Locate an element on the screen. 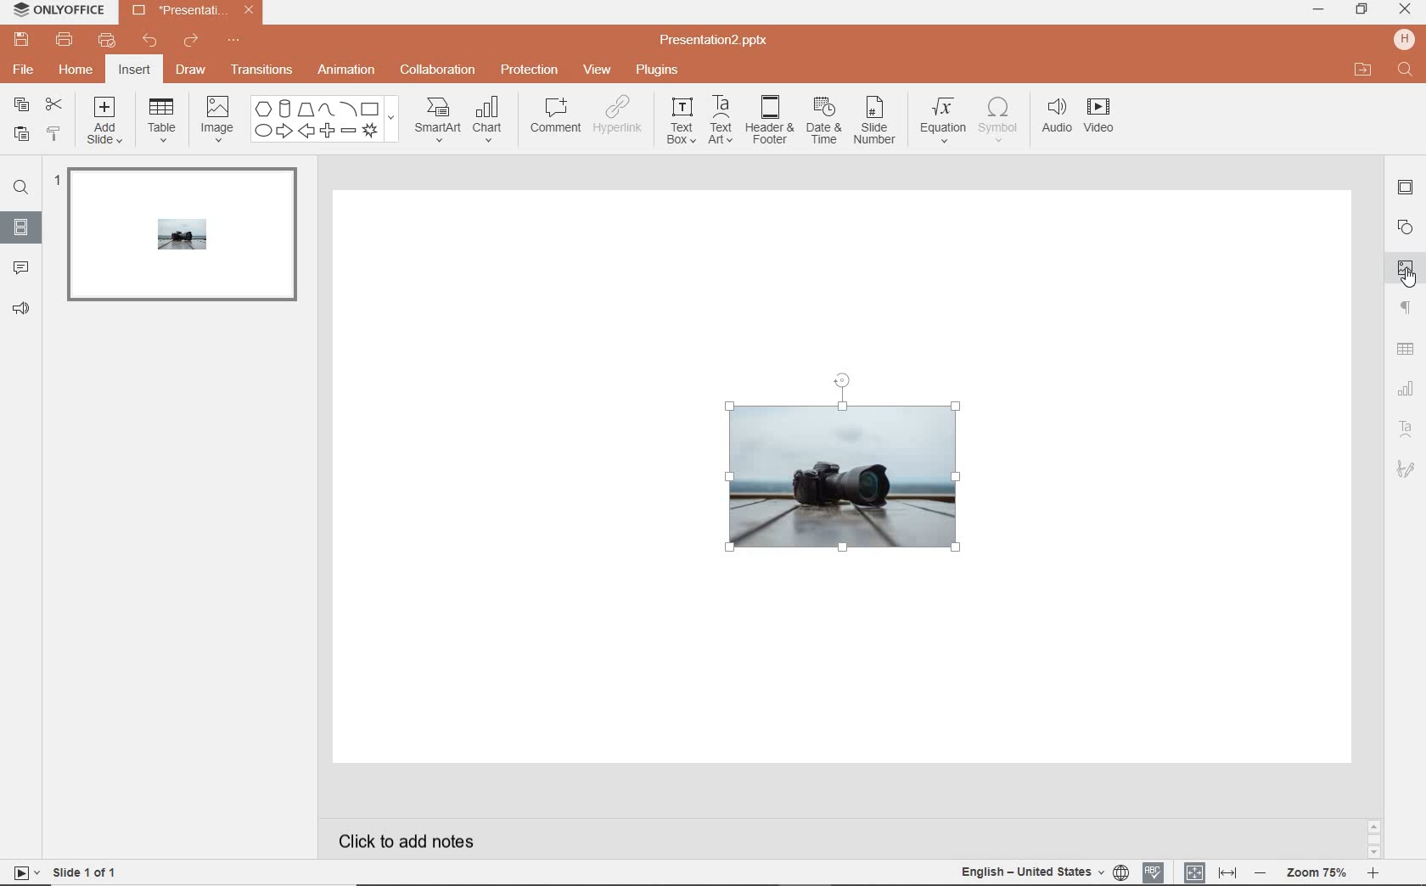  slide 1 of 1 is located at coordinates (64, 874).